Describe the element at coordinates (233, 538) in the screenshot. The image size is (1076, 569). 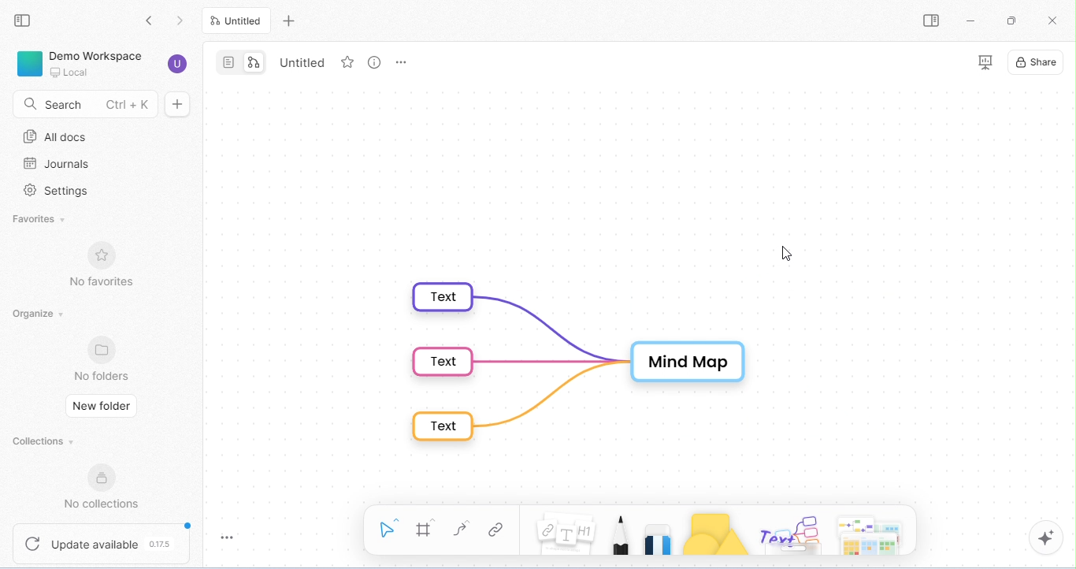
I see `toggle zoom` at that location.